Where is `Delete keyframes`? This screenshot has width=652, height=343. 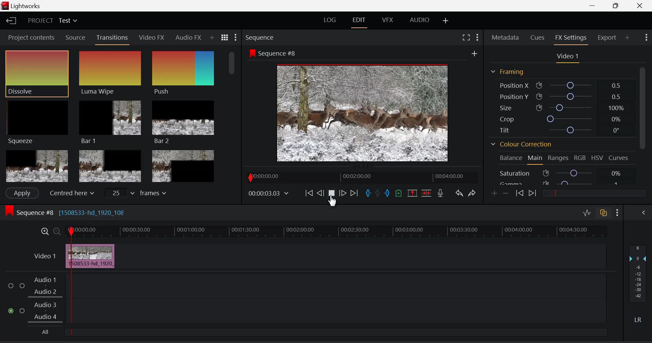
Delete keyframes is located at coordinates (505, 193).